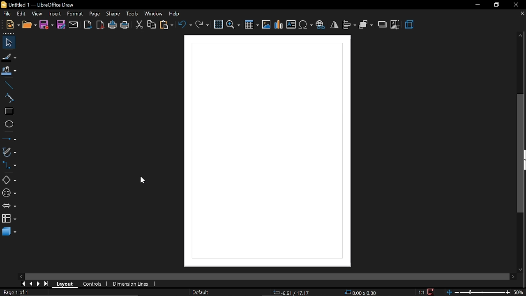 The width and height of the screenshot is (526, 296). Describe the element at coordinates (132, 14) in the screenshot. I see `tools` at that location.